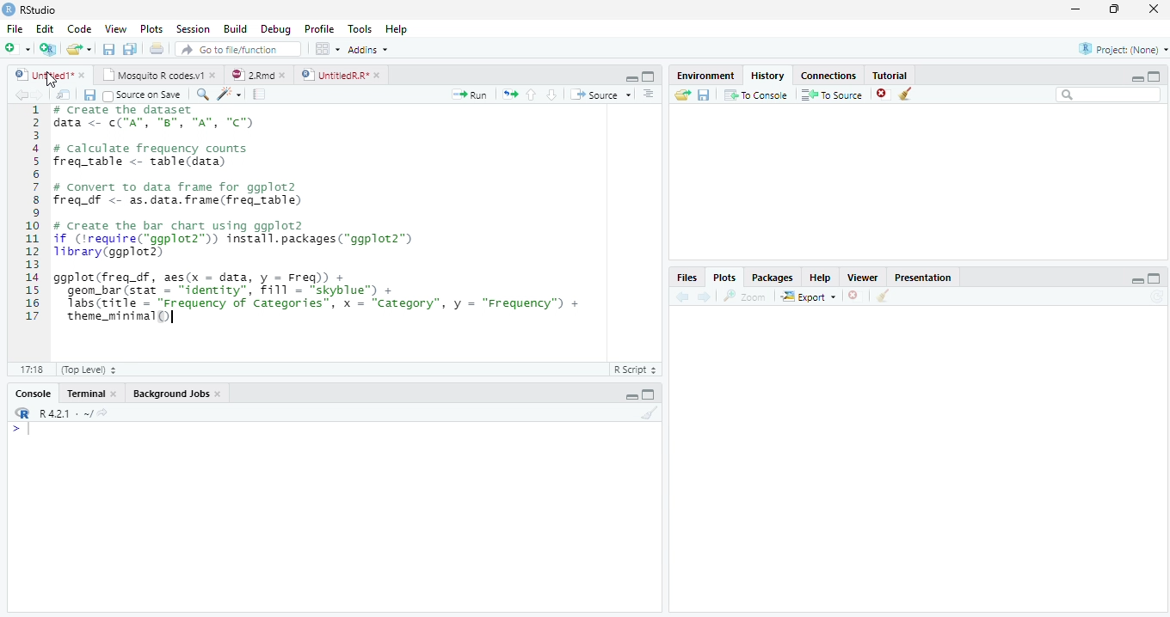  I want to click on Maximize, so click(1116, 11).